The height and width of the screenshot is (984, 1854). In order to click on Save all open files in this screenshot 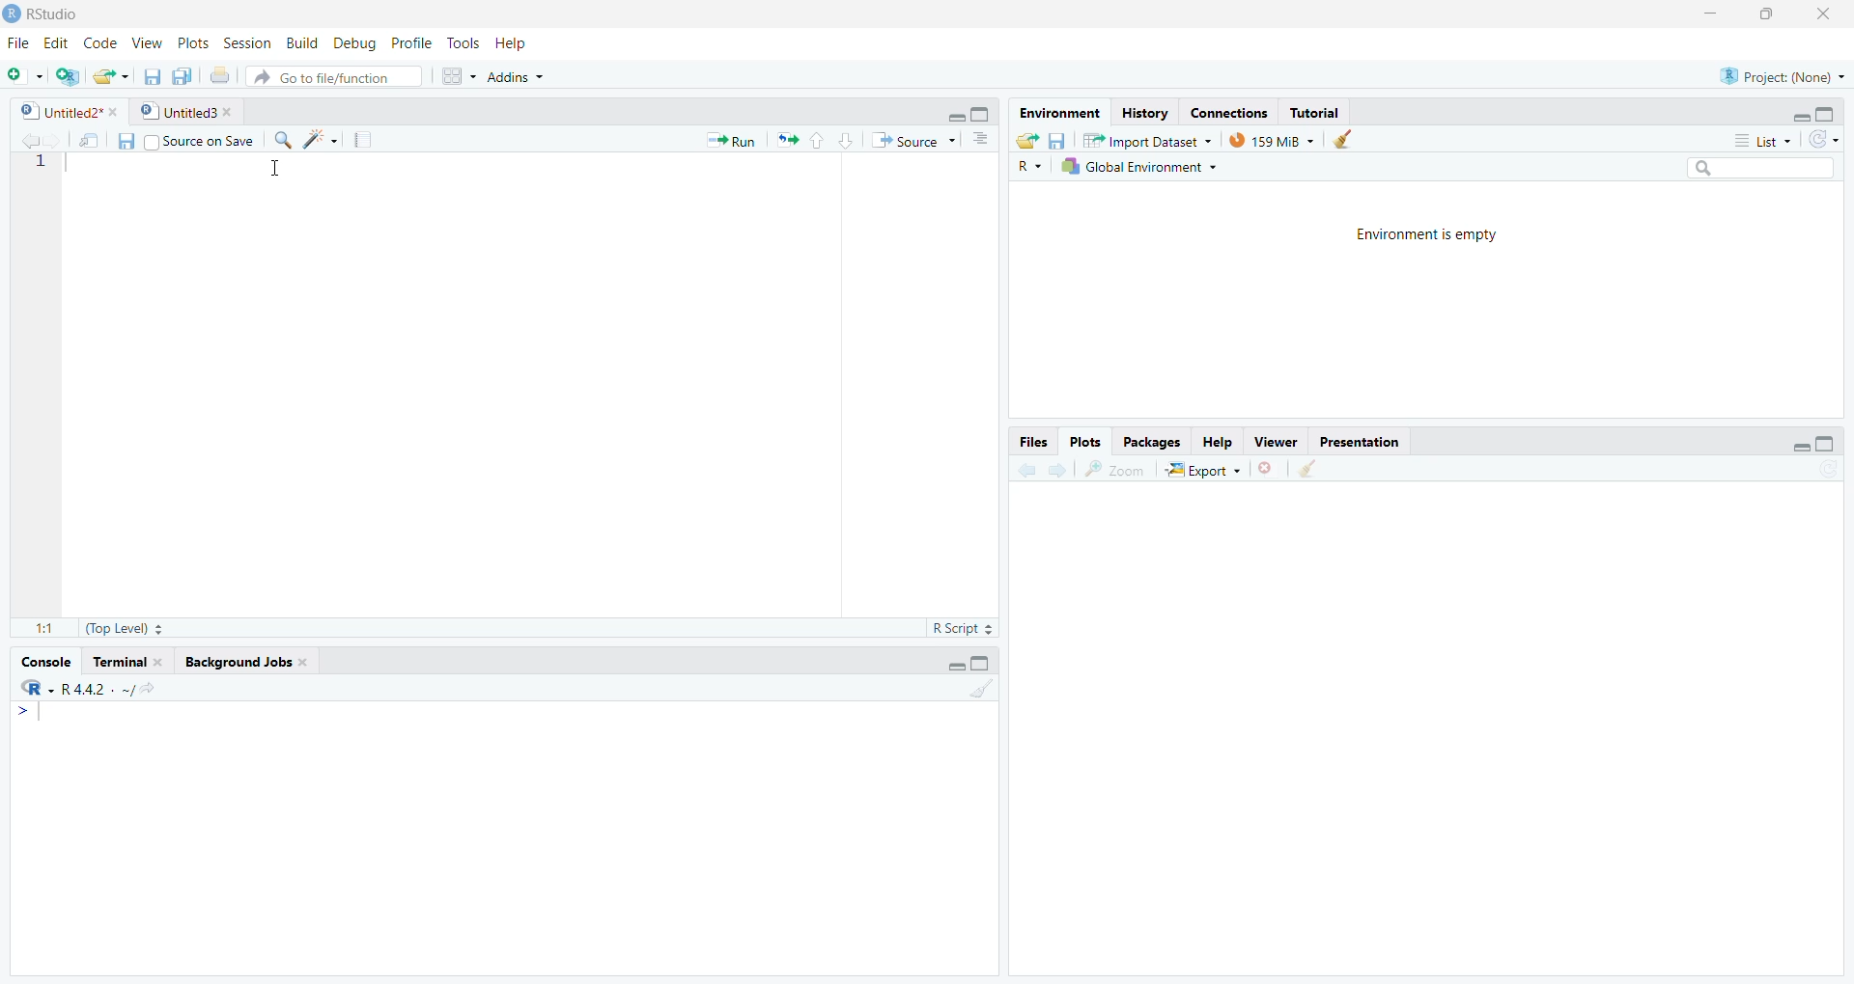, I will do `click(183, 76)`.